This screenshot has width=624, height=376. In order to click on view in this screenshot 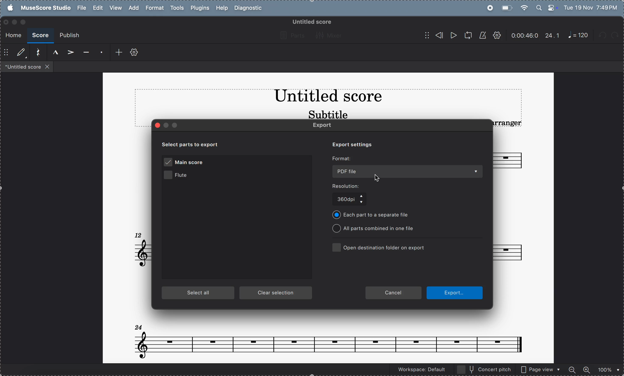, I will do `click(115, 8)`.